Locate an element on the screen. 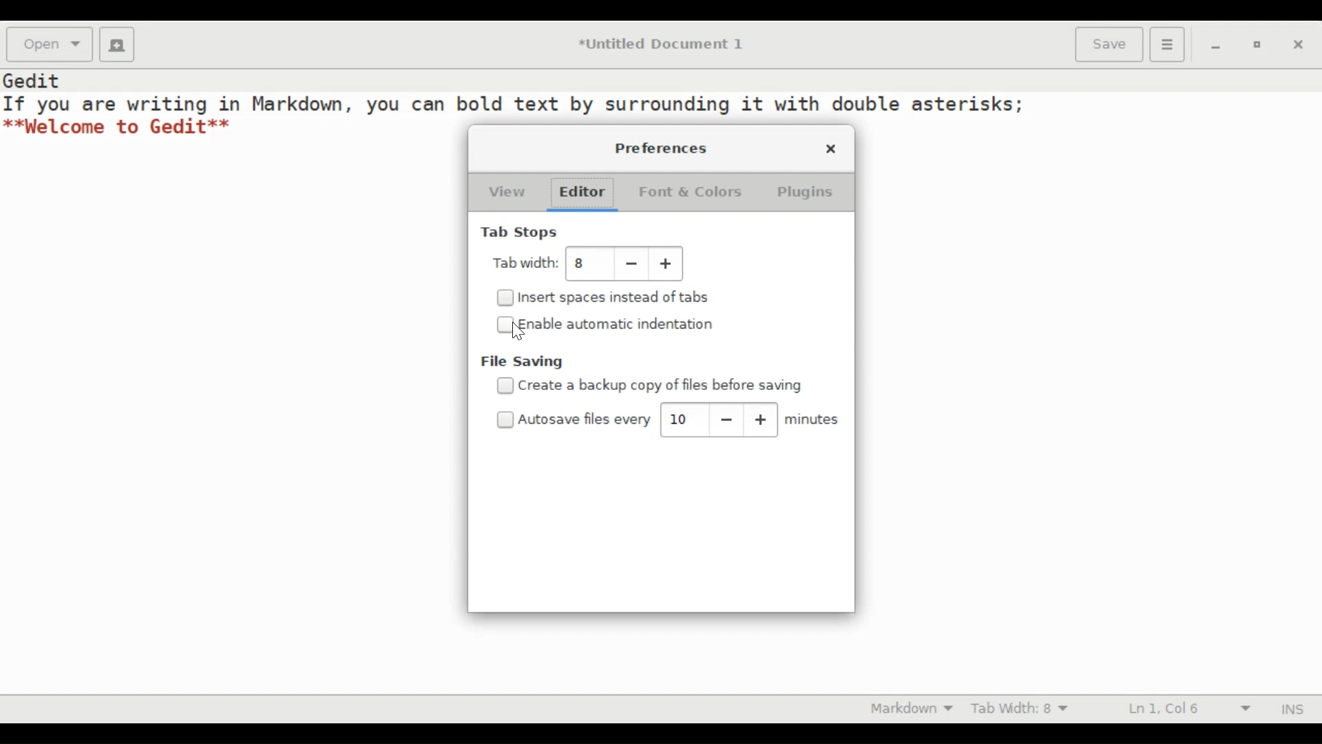 This screenshot has height=744, width=1322. Editor is located at coordinates (580, 192).